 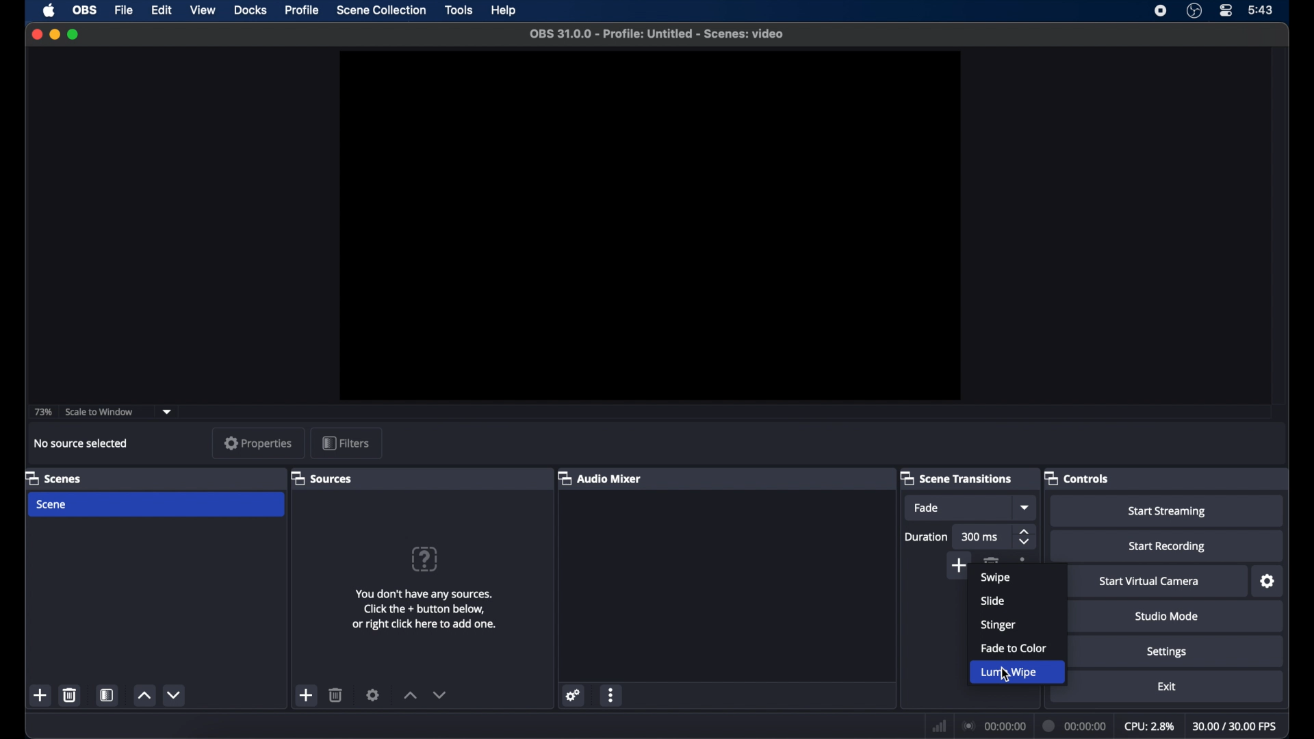 I want to click on exit, so click(x=1169, y=686).